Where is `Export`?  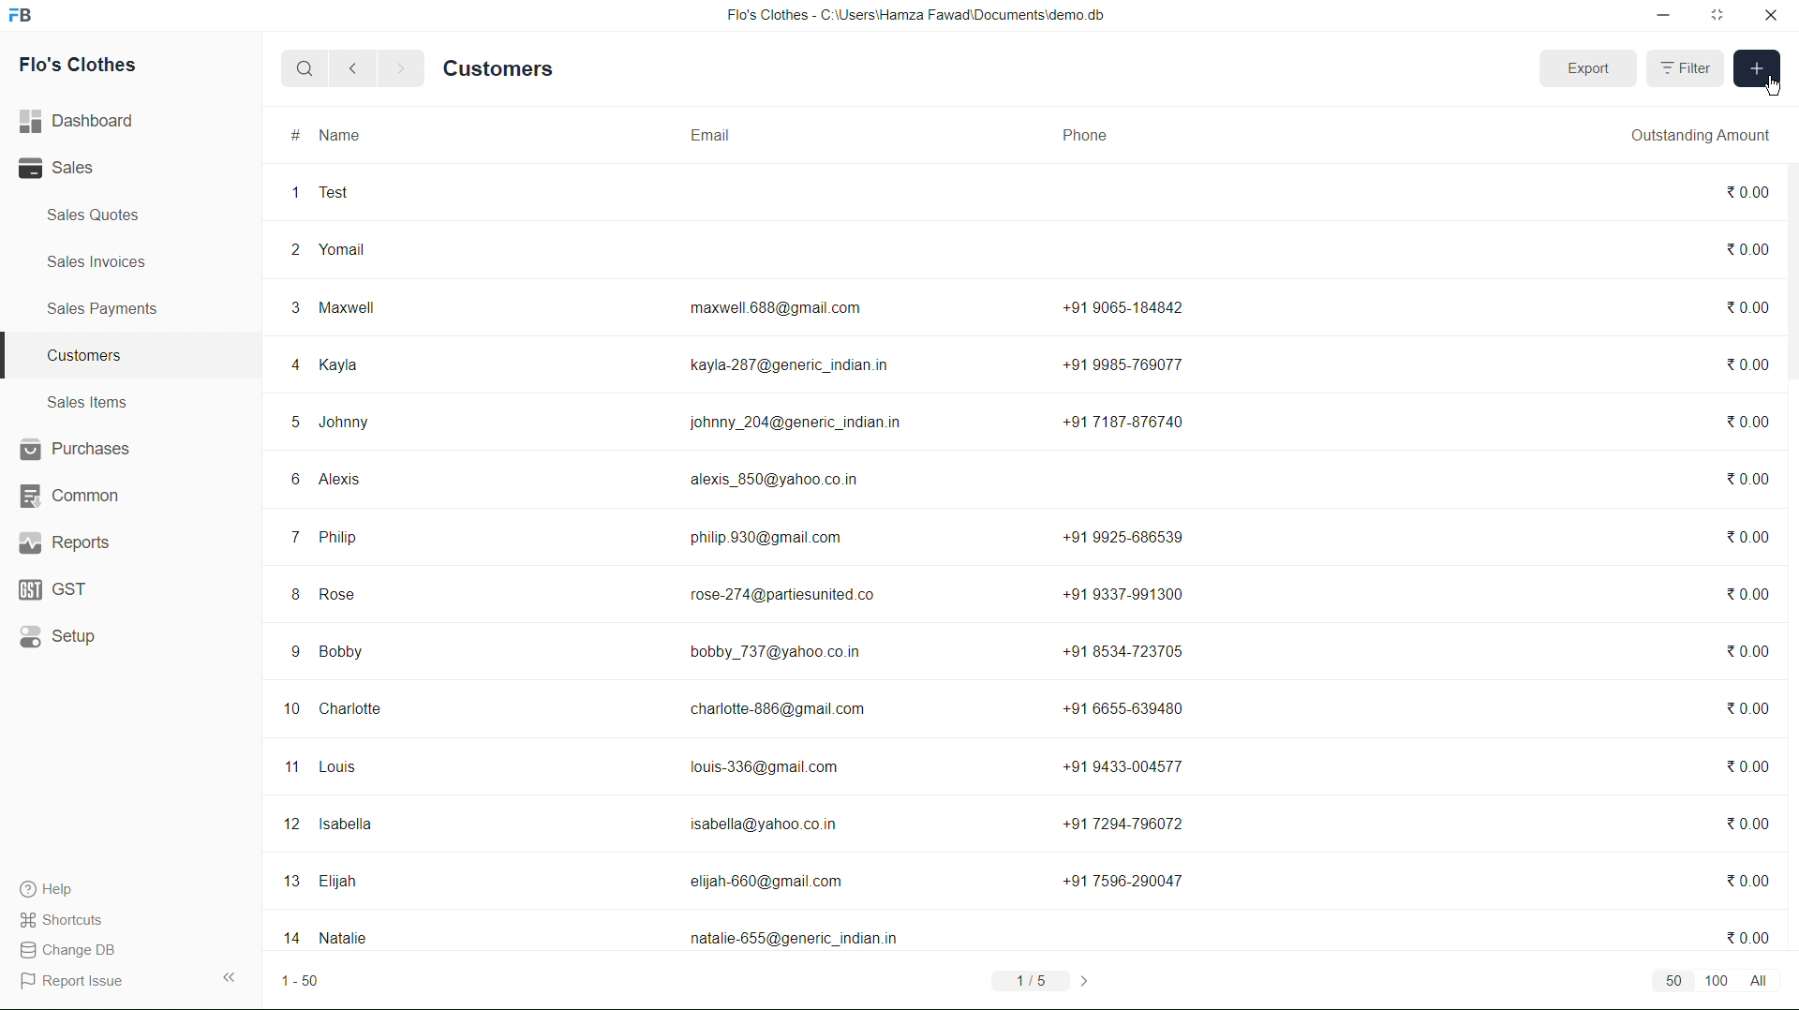
Export is located at coordinates (1585, 66).